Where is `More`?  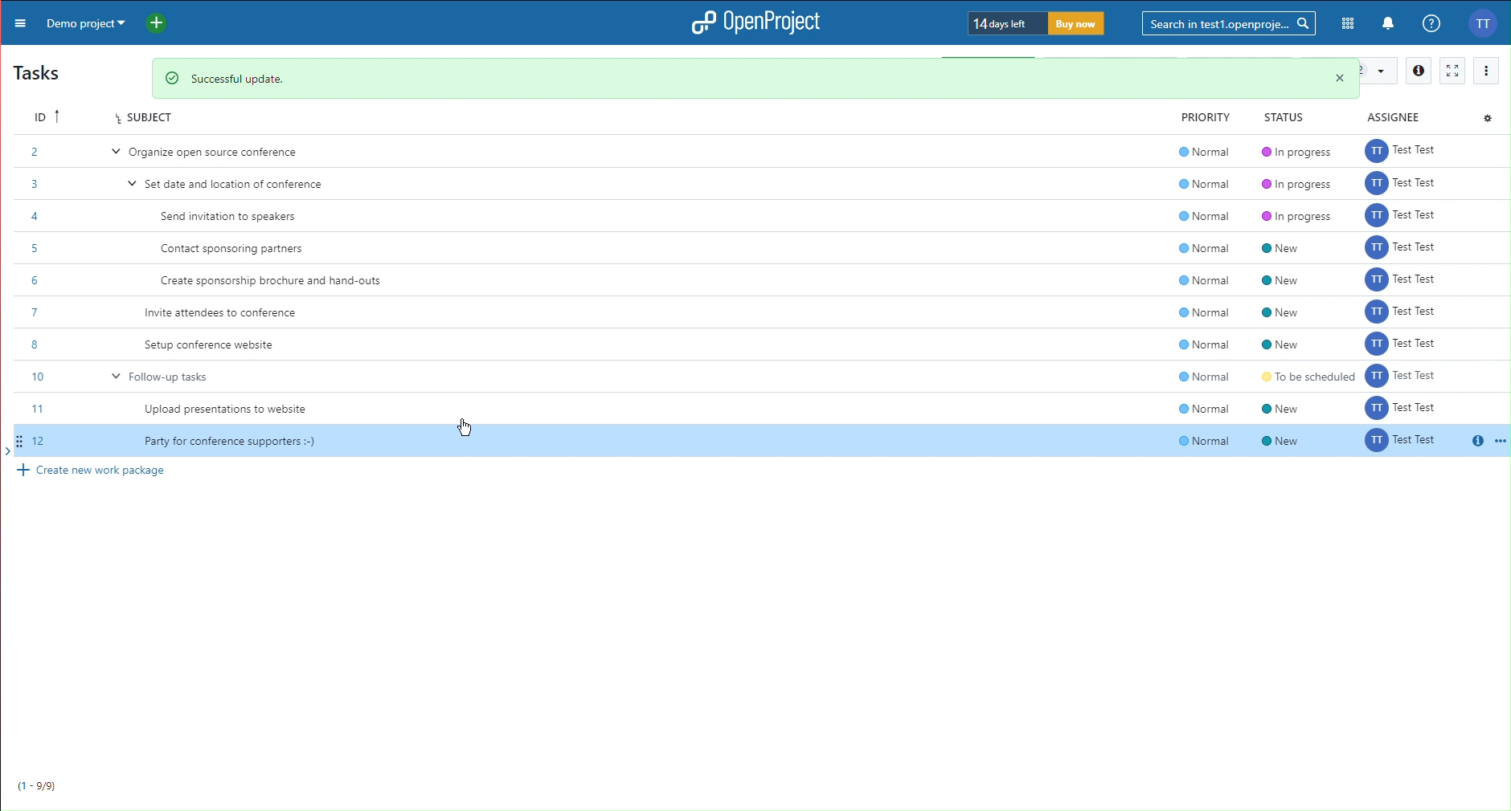
More is located at coordinates (17, 22).